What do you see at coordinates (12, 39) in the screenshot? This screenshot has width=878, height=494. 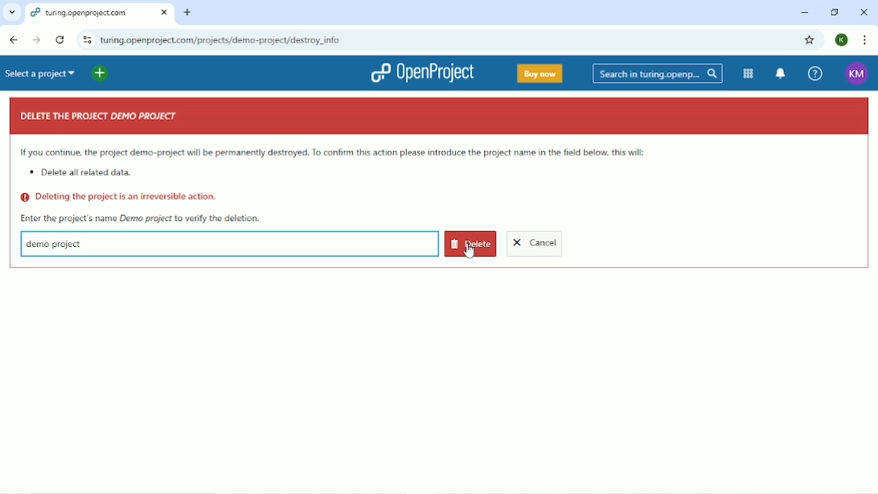 I see `Back` at bounding box center [12, 39].